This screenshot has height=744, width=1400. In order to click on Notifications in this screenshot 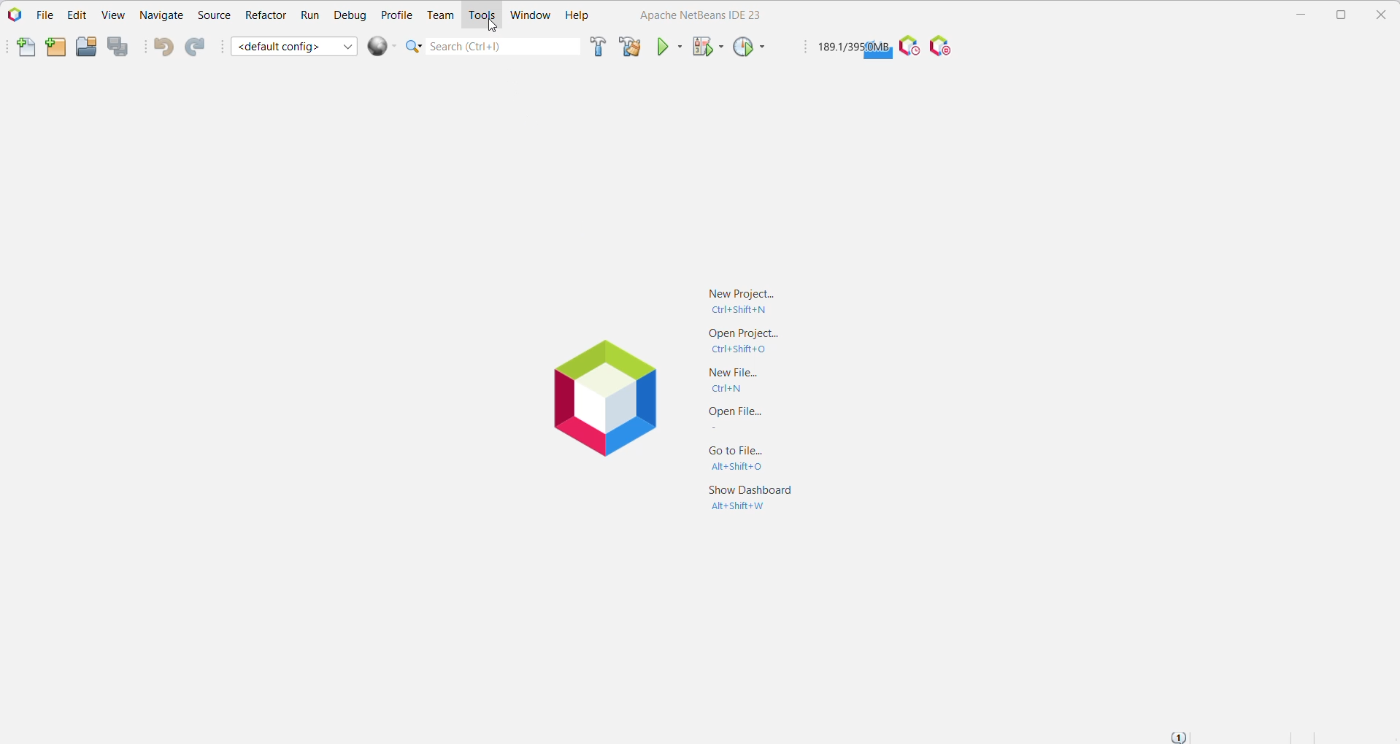, I will do `click(1181, 735)`.